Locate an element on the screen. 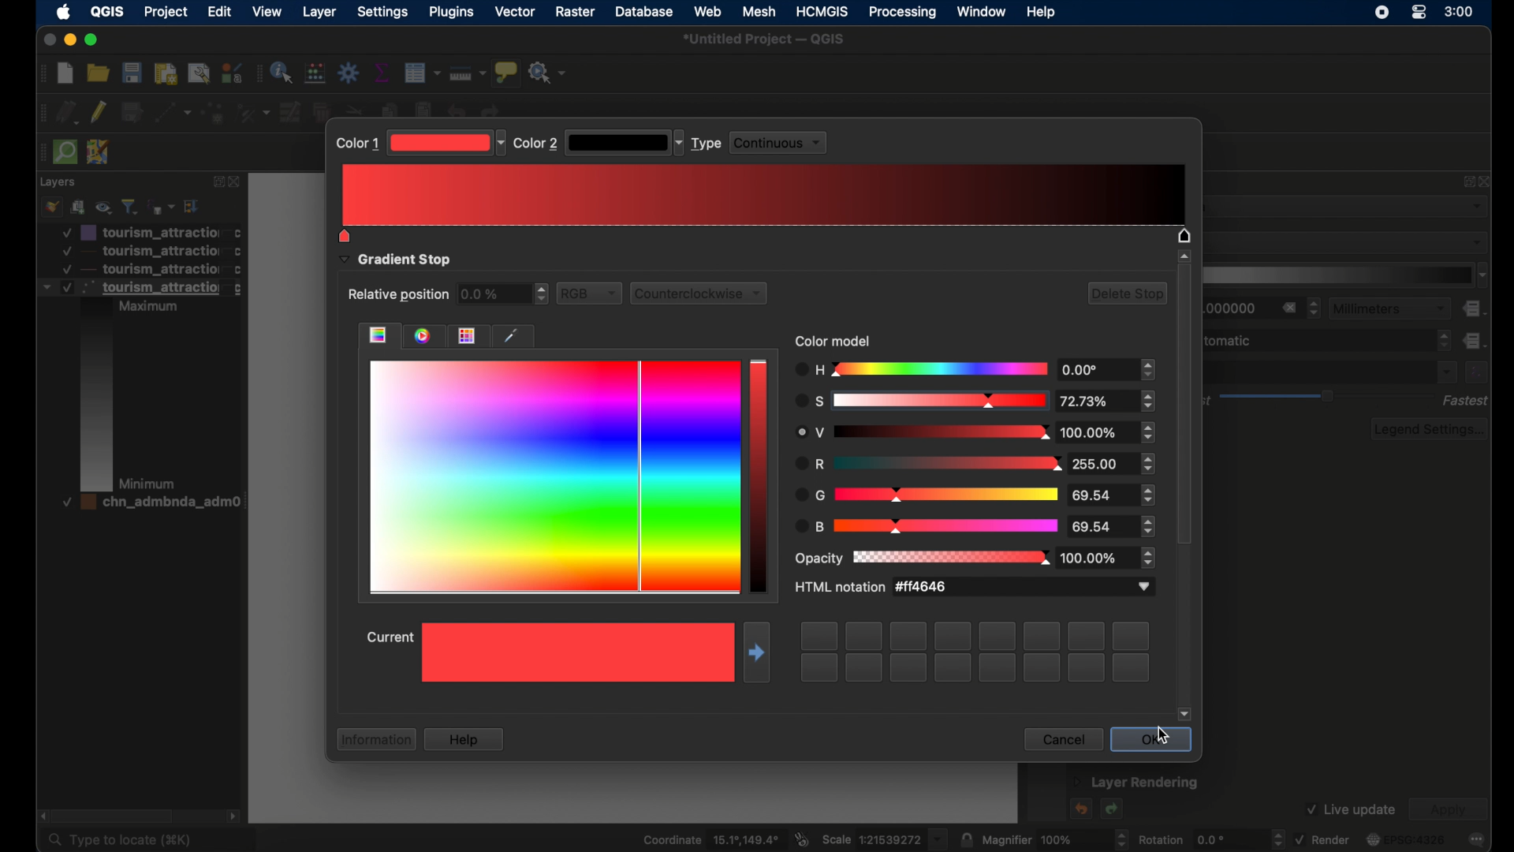 Image resolution: width=1514 pixels, height=852 pixels. print layout is located at coordinates (166, 74).